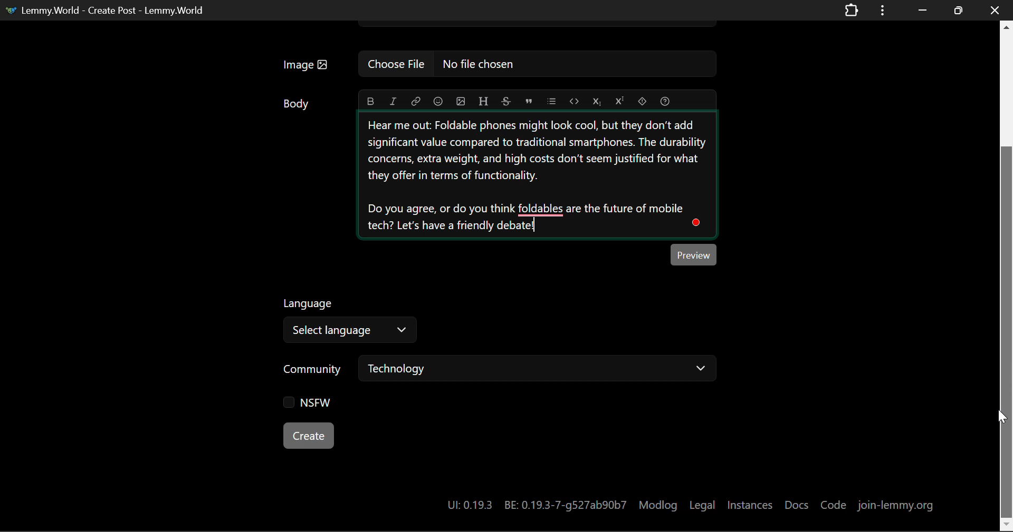 The height and width of the screenshot is (532, 1013). I want to click on System Details, so click(533, 505).